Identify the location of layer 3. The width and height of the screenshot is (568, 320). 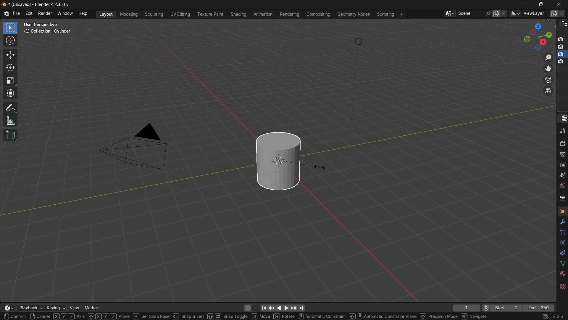
(561, 54).